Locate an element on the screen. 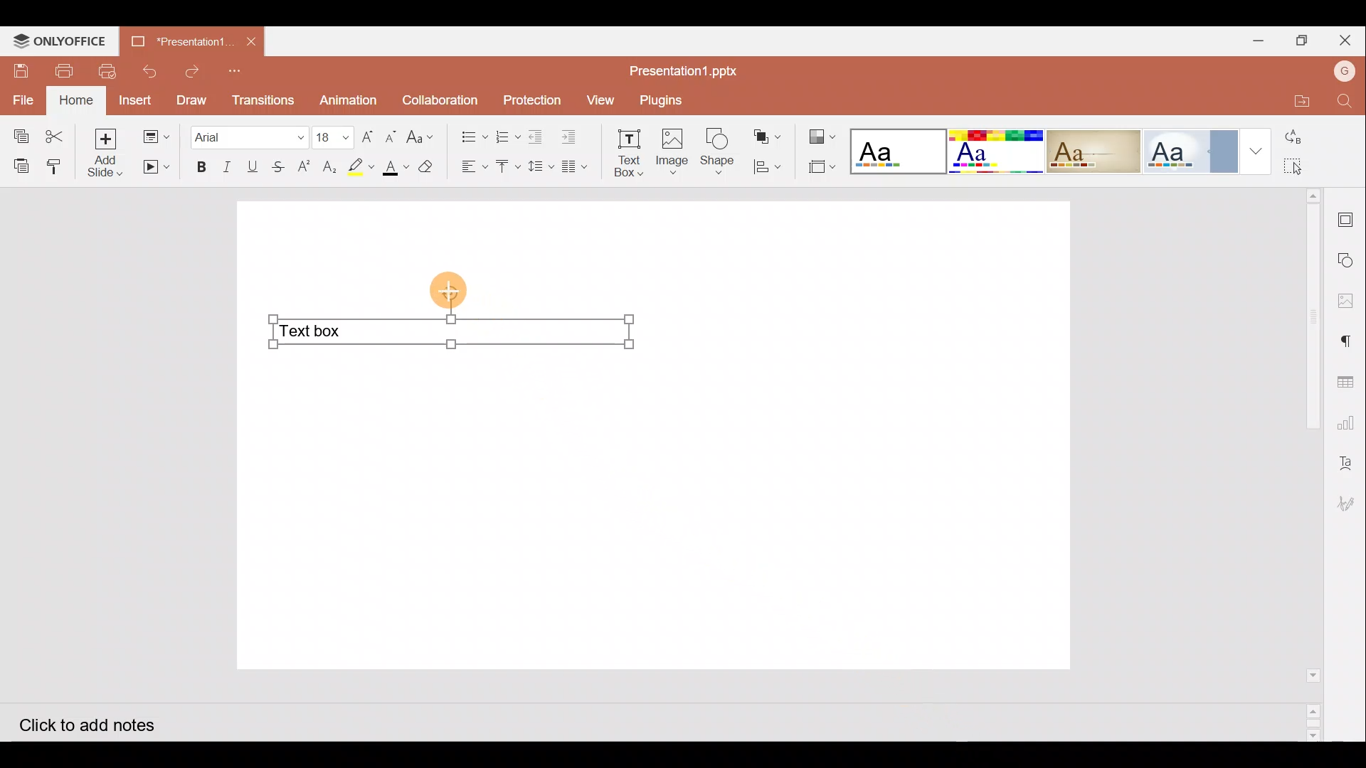 This screenshot has width=1366, height=768. Change slide layout is located at coordinates (157, 134).